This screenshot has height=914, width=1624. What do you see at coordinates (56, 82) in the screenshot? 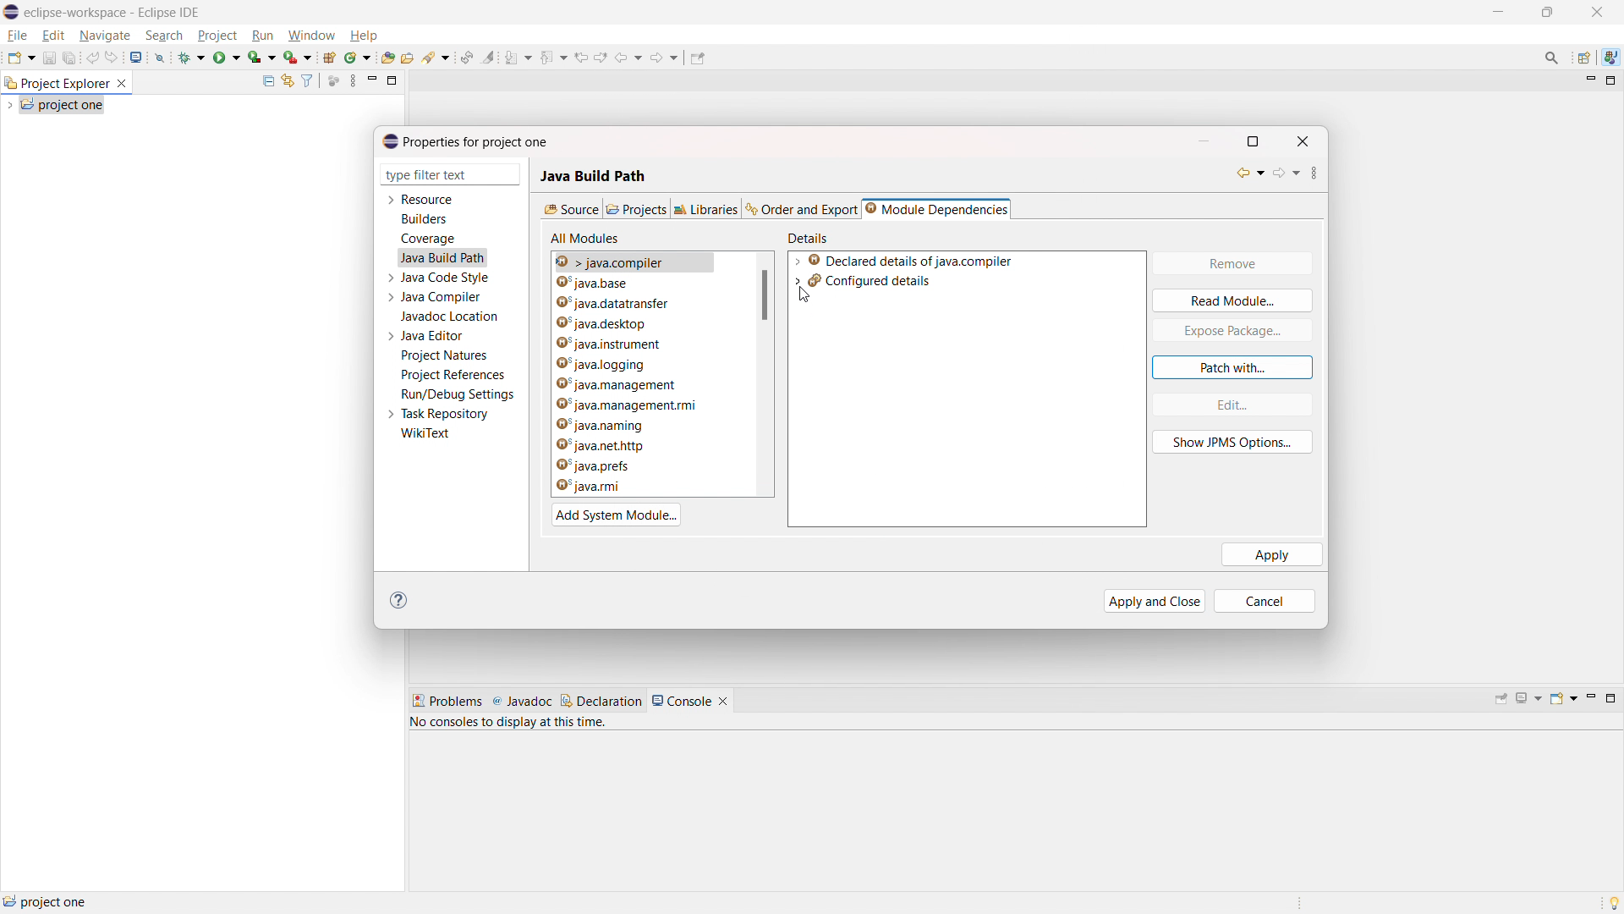
I see `project explorer` at bounding box center [56, 82].